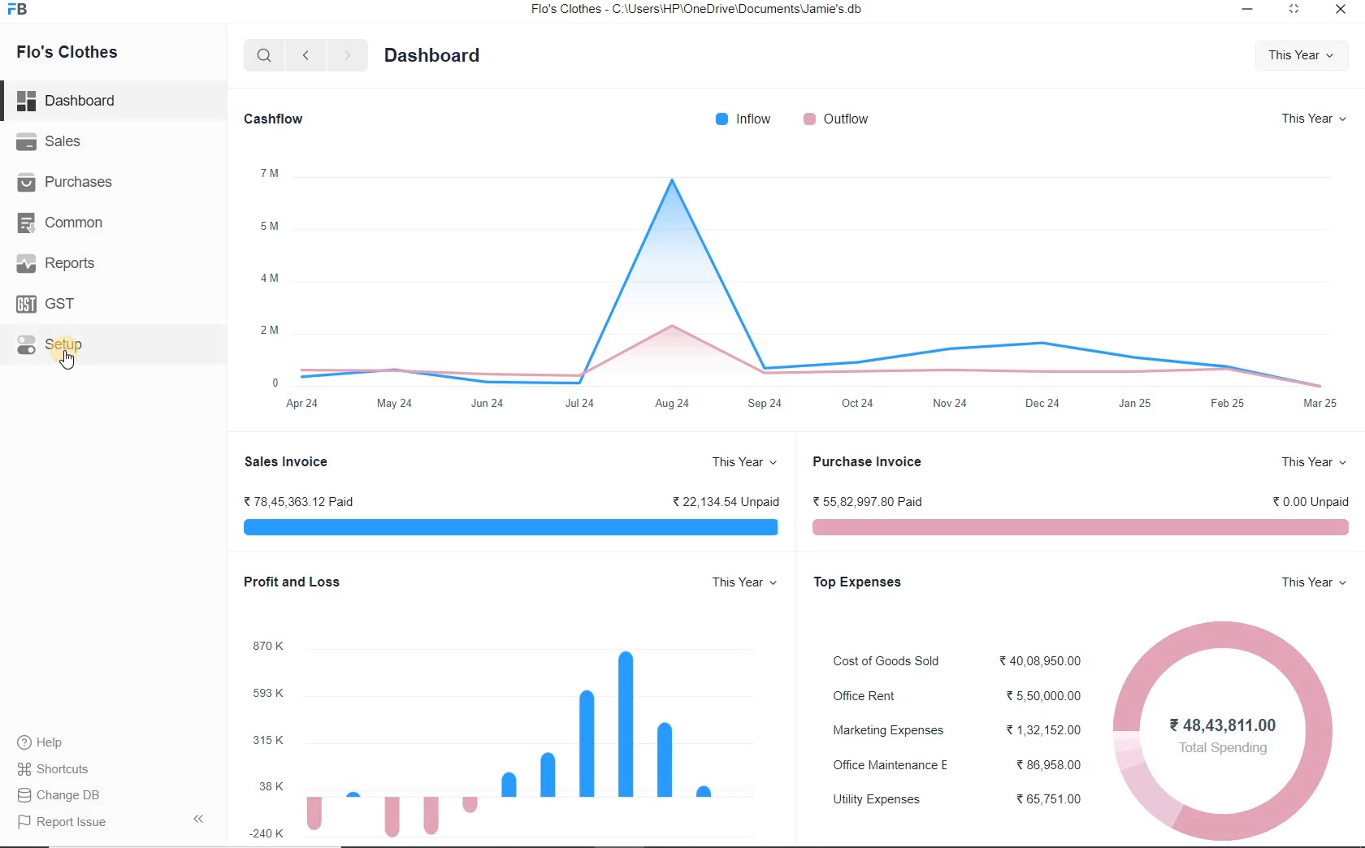 The height and width of the screenshot is (848, 1365). What do you see at coordinates (113, 220) in the screenshot?
I see `Common` at bounding box center [113, 220].